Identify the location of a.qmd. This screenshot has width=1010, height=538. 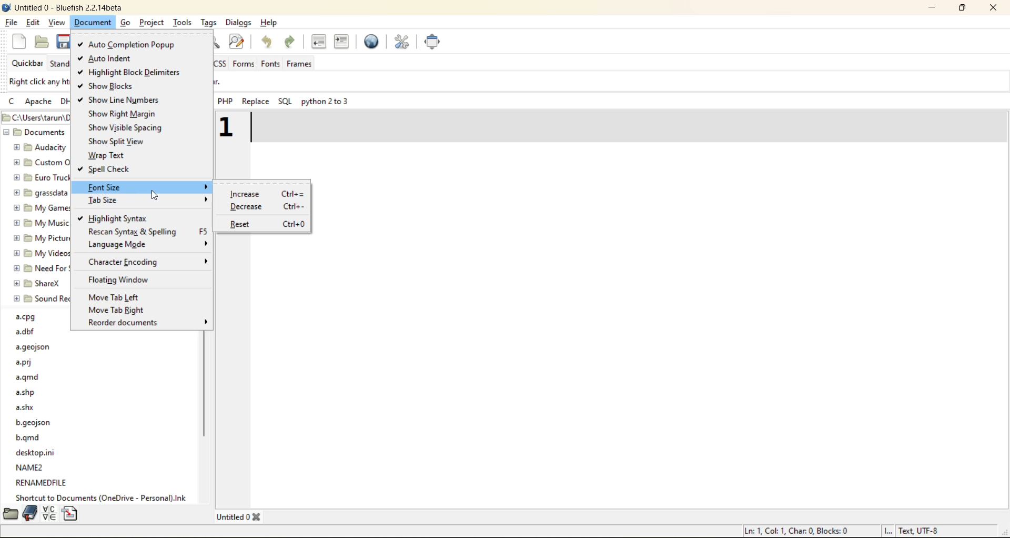
(30, 378).